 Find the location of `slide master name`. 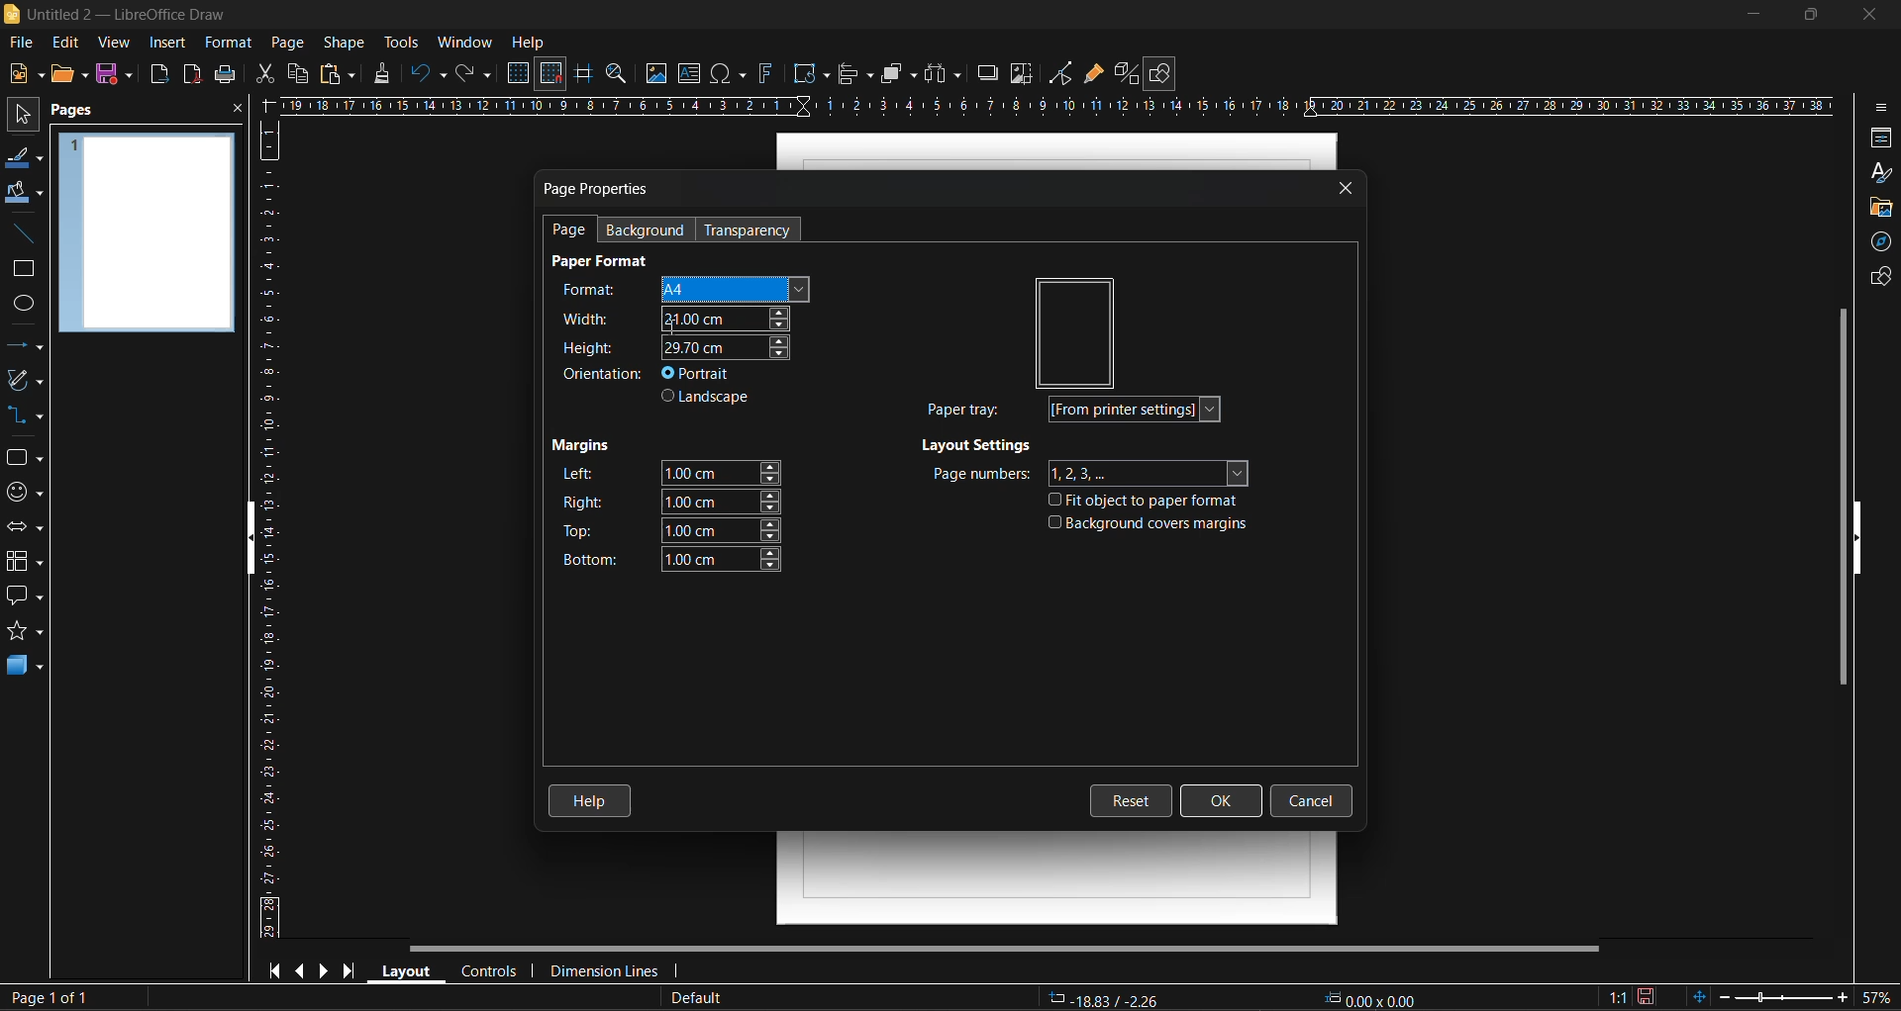

slide master name is located at coordinates (701, 998).